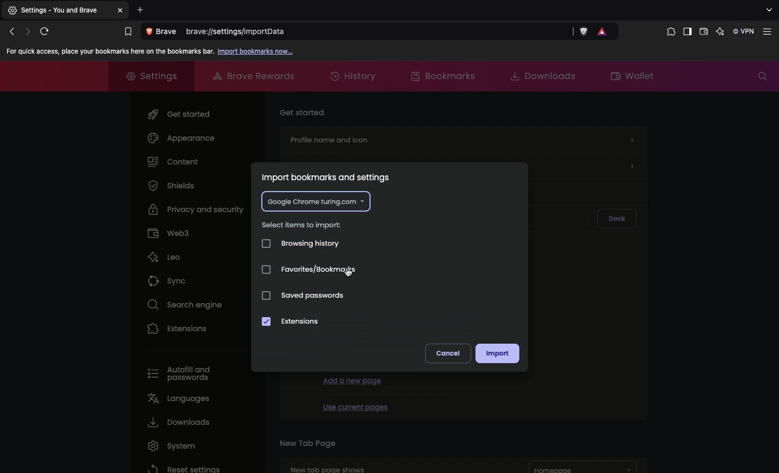  Describe the element at coordinates (303, 111) in the screenshot. I see `Get started` at that location.